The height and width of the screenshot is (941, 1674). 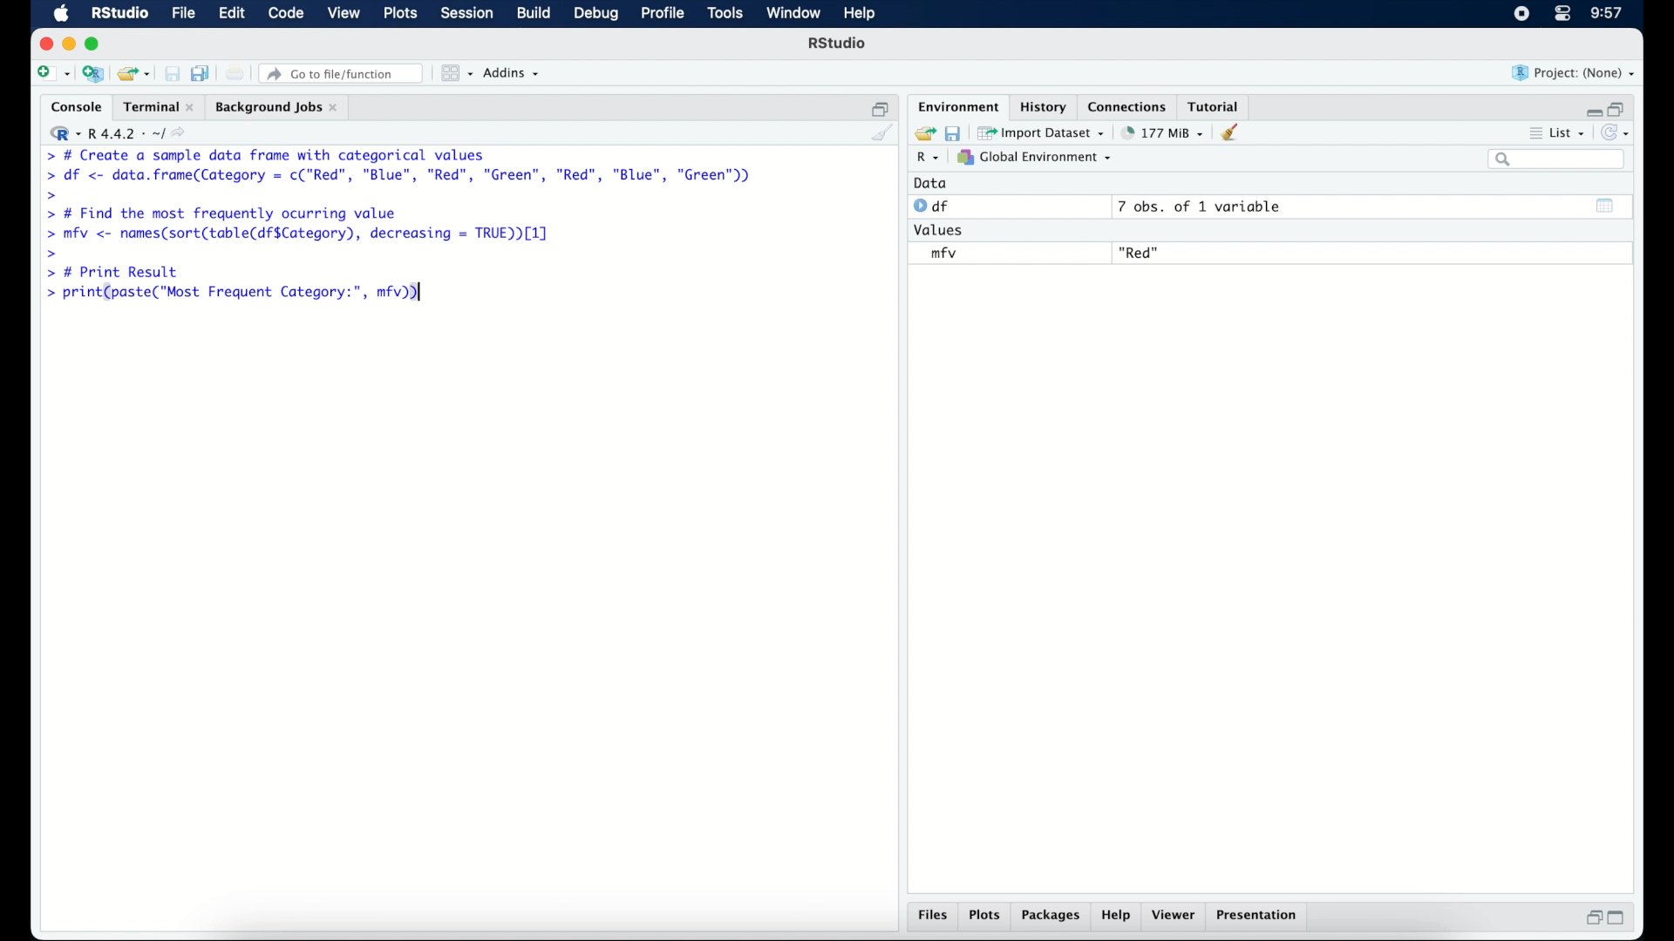 What do you see at coordinates (201, 71) in the screenshot?
I see `save all open documents` at bounding box center [201, 71].